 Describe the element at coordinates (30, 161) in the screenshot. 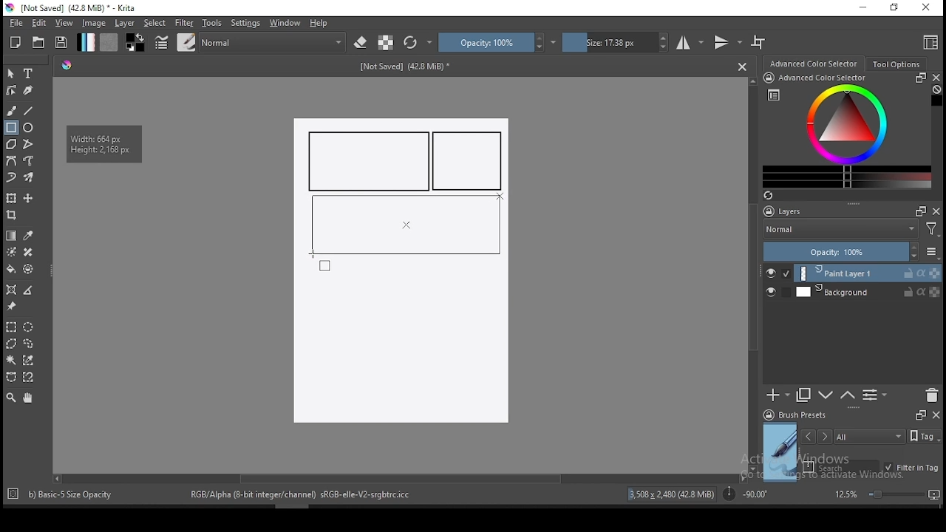

I see `freehand path tool` at that location.